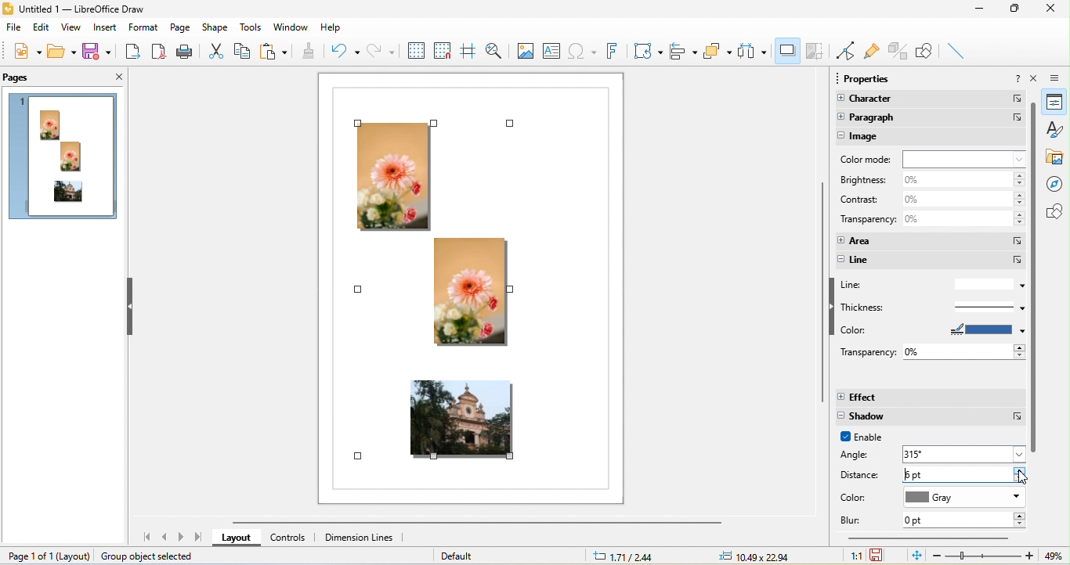 This screenshot has width=1070, height=565. Describe the element at coordinates (898, 50) in the screenshot. I see `toggle extrusion` at that location.